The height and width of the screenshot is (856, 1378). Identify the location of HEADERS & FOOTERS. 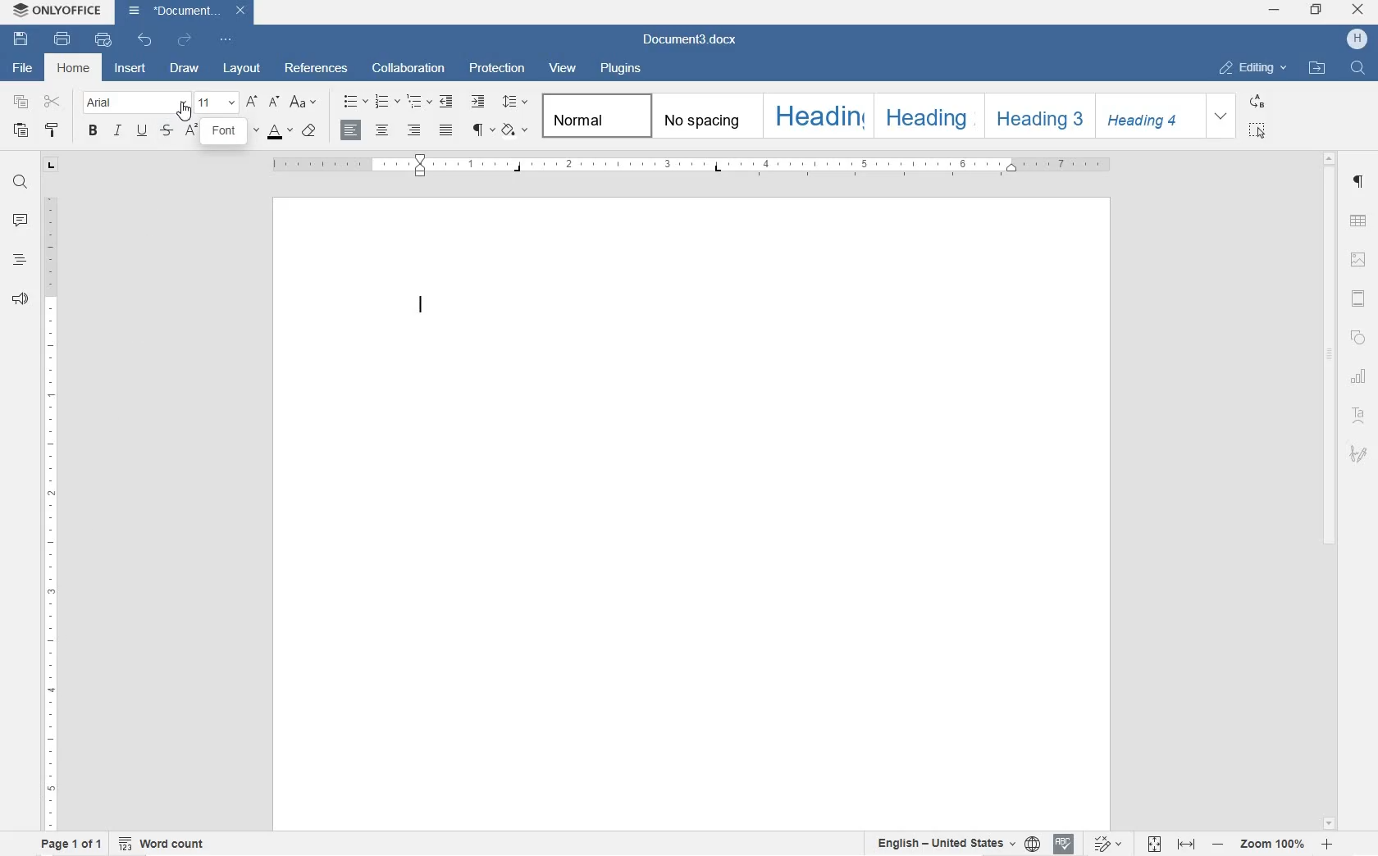
(1358, 302).